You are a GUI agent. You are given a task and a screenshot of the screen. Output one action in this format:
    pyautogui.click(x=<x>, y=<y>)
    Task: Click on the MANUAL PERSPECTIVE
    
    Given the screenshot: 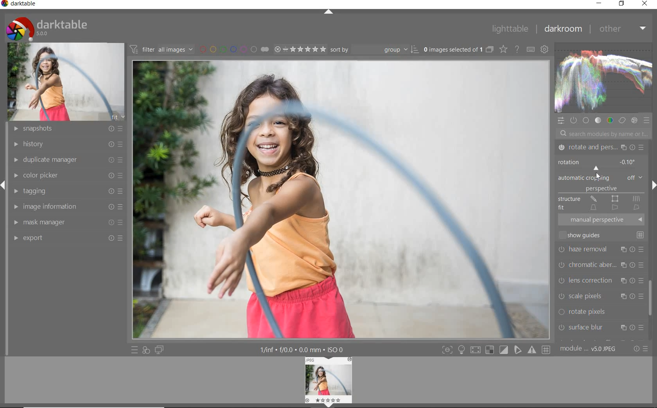 What is the action you would take?
    pyautogui.click(x=603, y=219)
    